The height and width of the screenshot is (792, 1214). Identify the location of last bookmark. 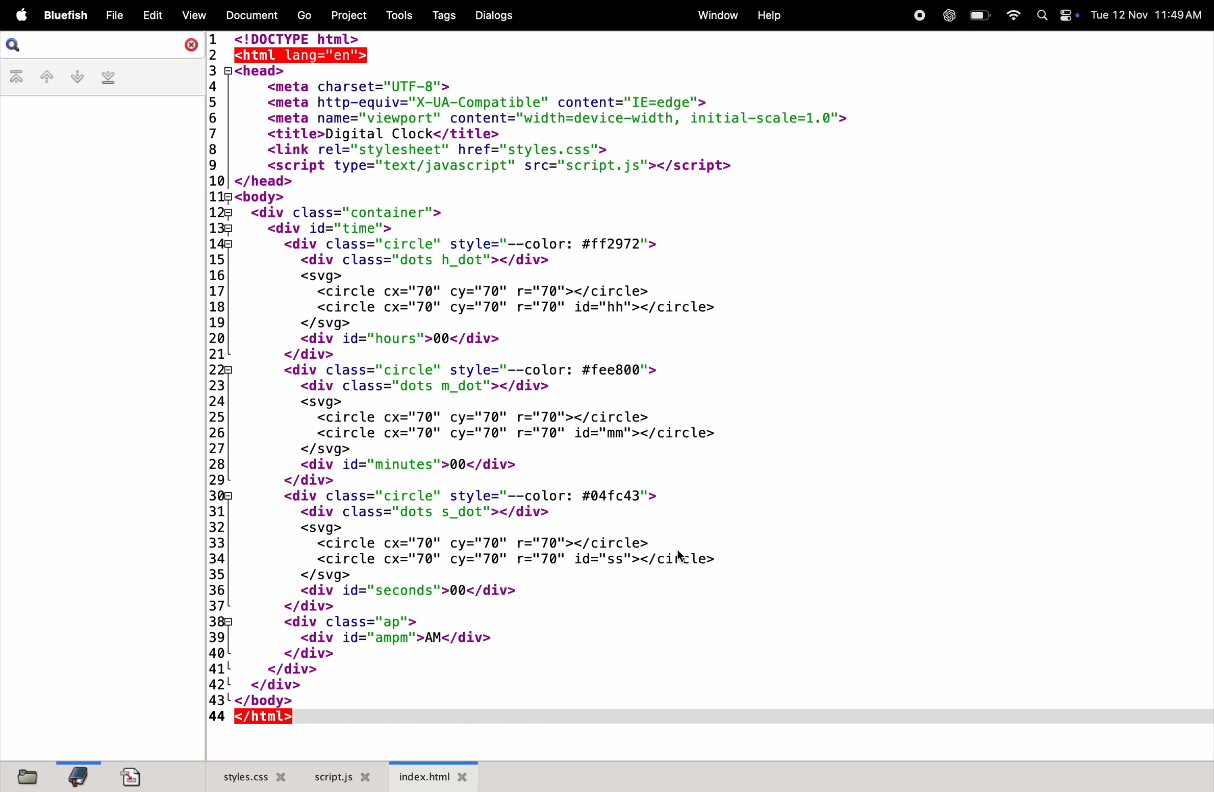
(108, 78).